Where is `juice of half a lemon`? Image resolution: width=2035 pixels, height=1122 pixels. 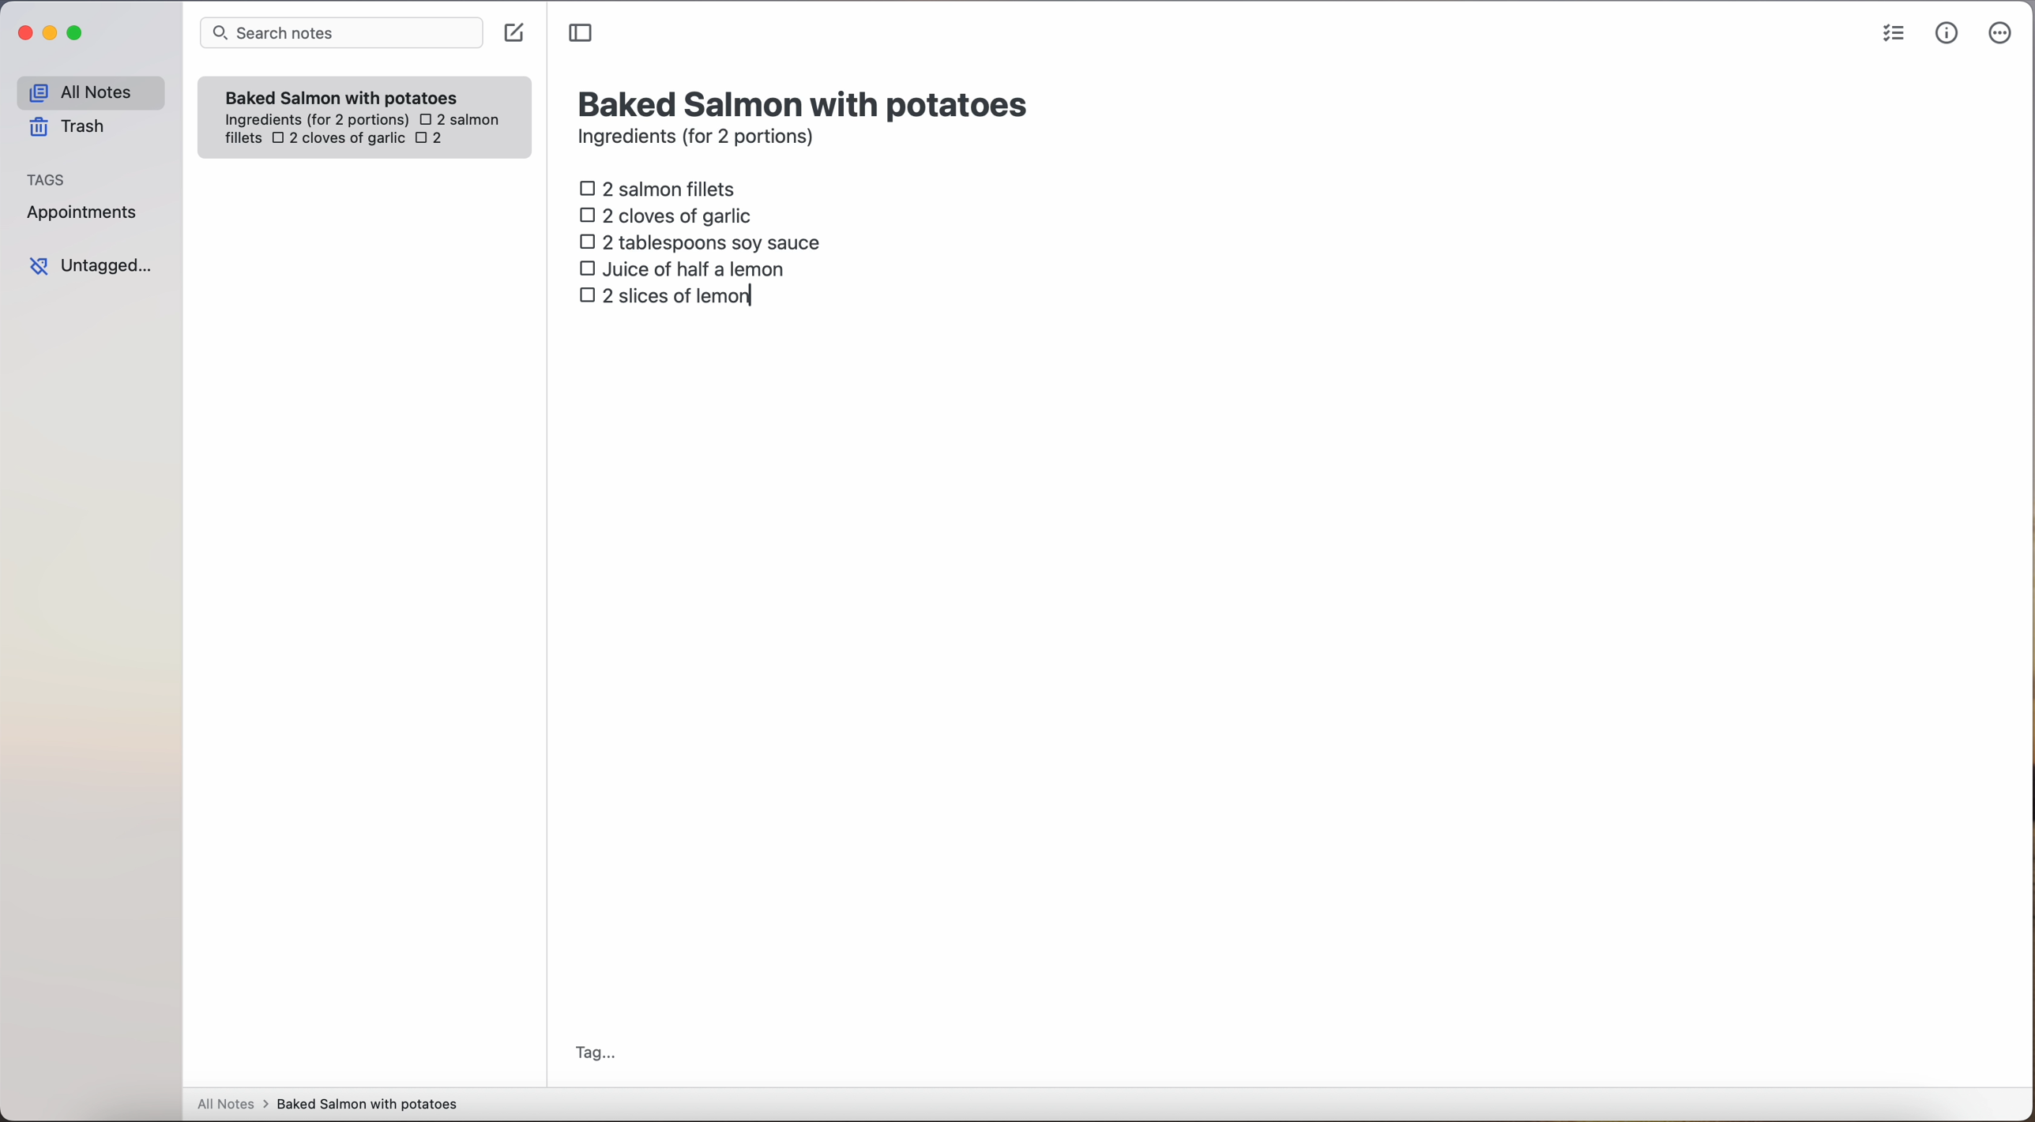 juice of half a lemon is located at coordinates (686, 268).